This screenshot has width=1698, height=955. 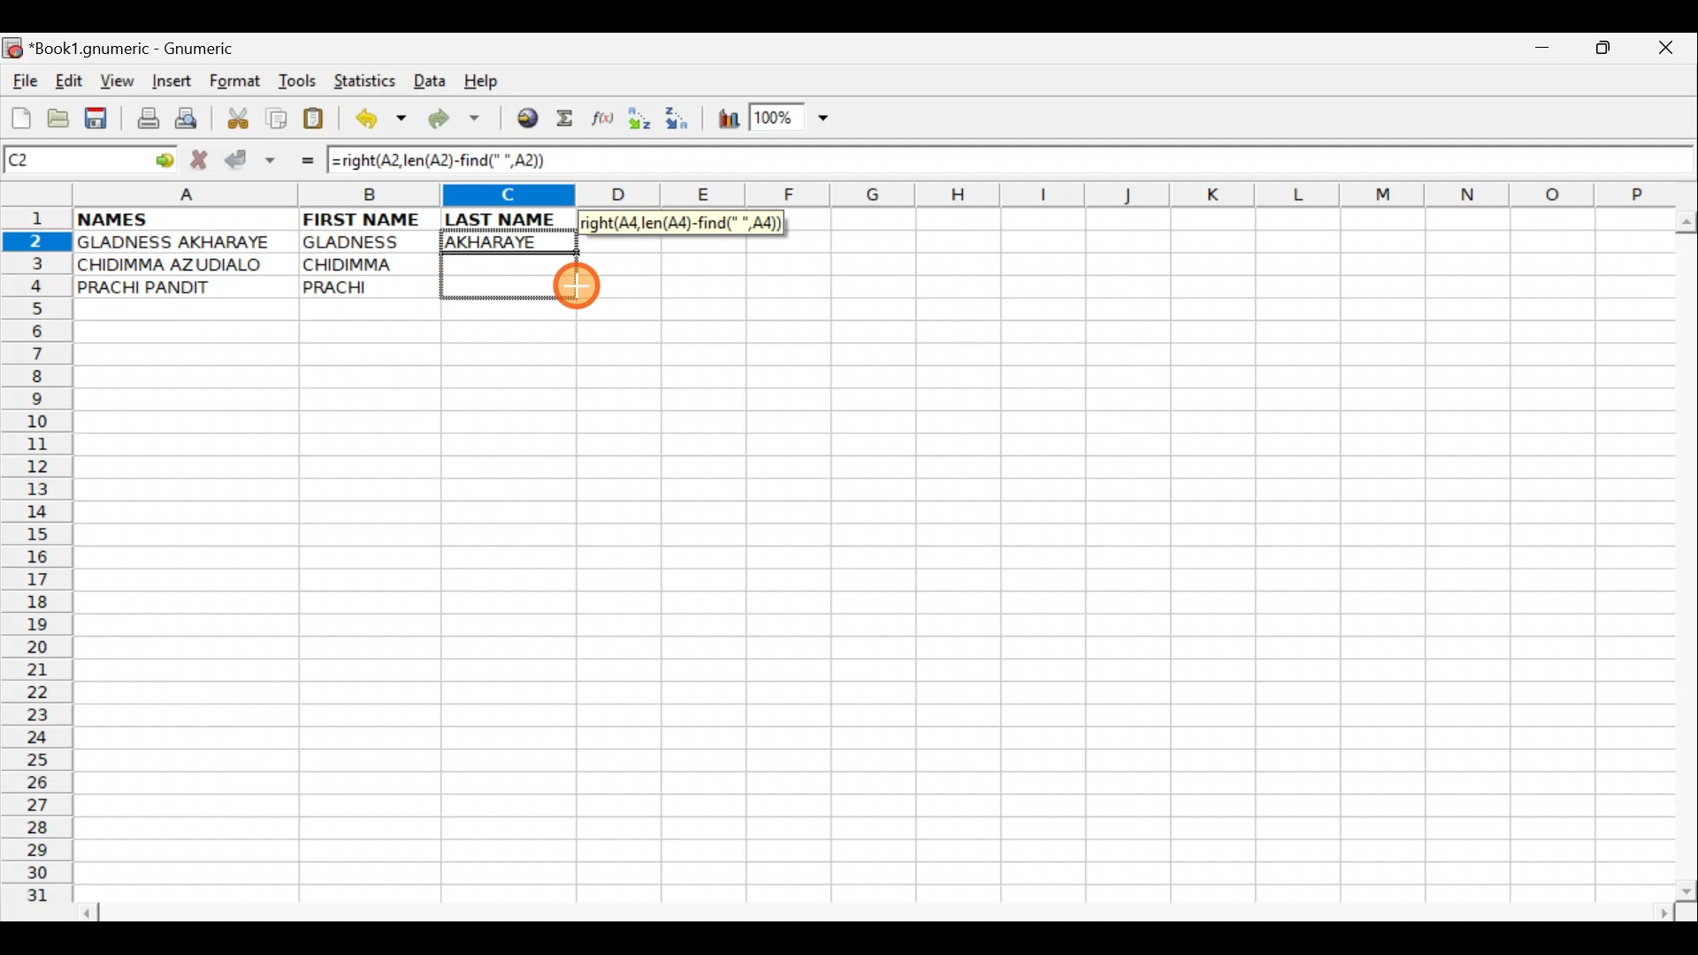 What do you see at coordinates (370, 284) in the screenshot?
I see `PRACHI` at bounding box center [370, 284].